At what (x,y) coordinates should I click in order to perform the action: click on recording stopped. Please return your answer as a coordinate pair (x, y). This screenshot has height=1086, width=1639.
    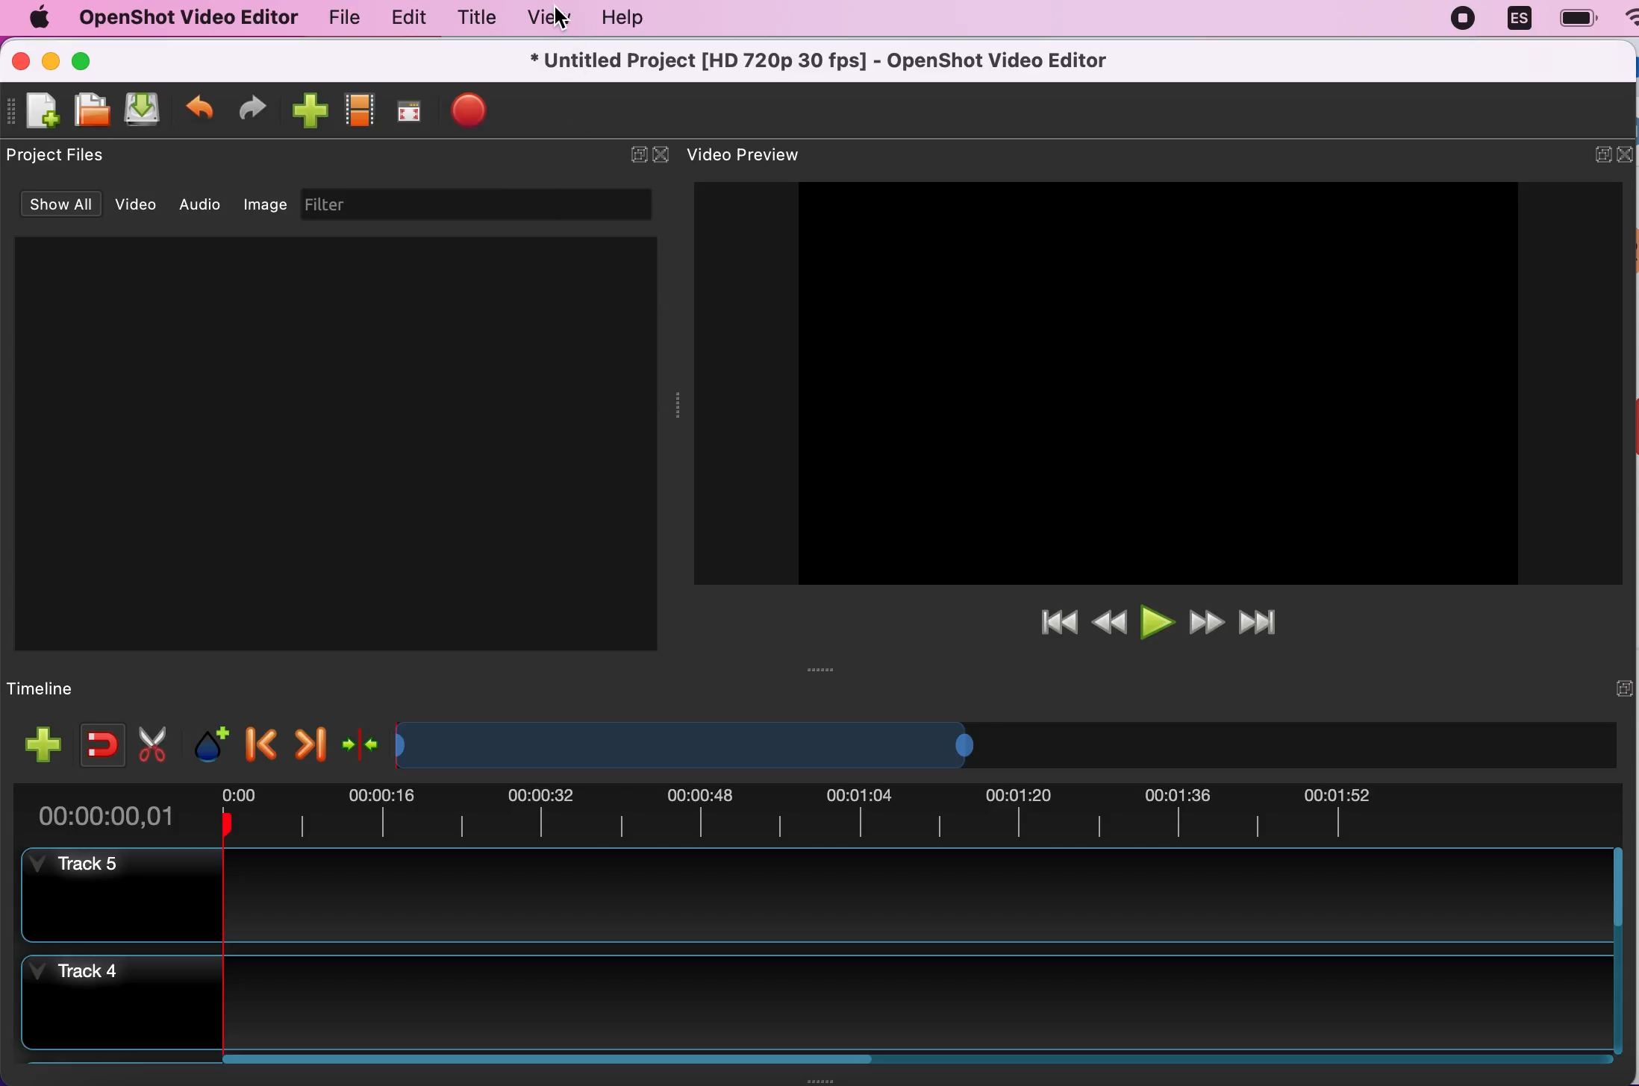
    Looking at the image, I should click on (1458, 18).